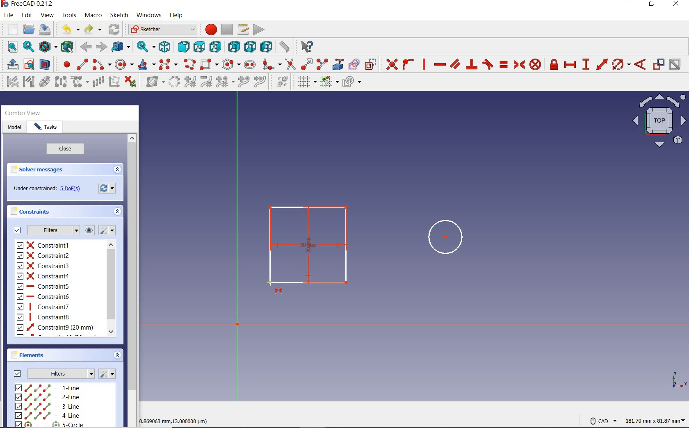 Image resolution: width=689 pixels, height=428 pixels. What do you see at coordinates (216, 46) in the screenshot?
I see `right` at bounding box center [216, 46].